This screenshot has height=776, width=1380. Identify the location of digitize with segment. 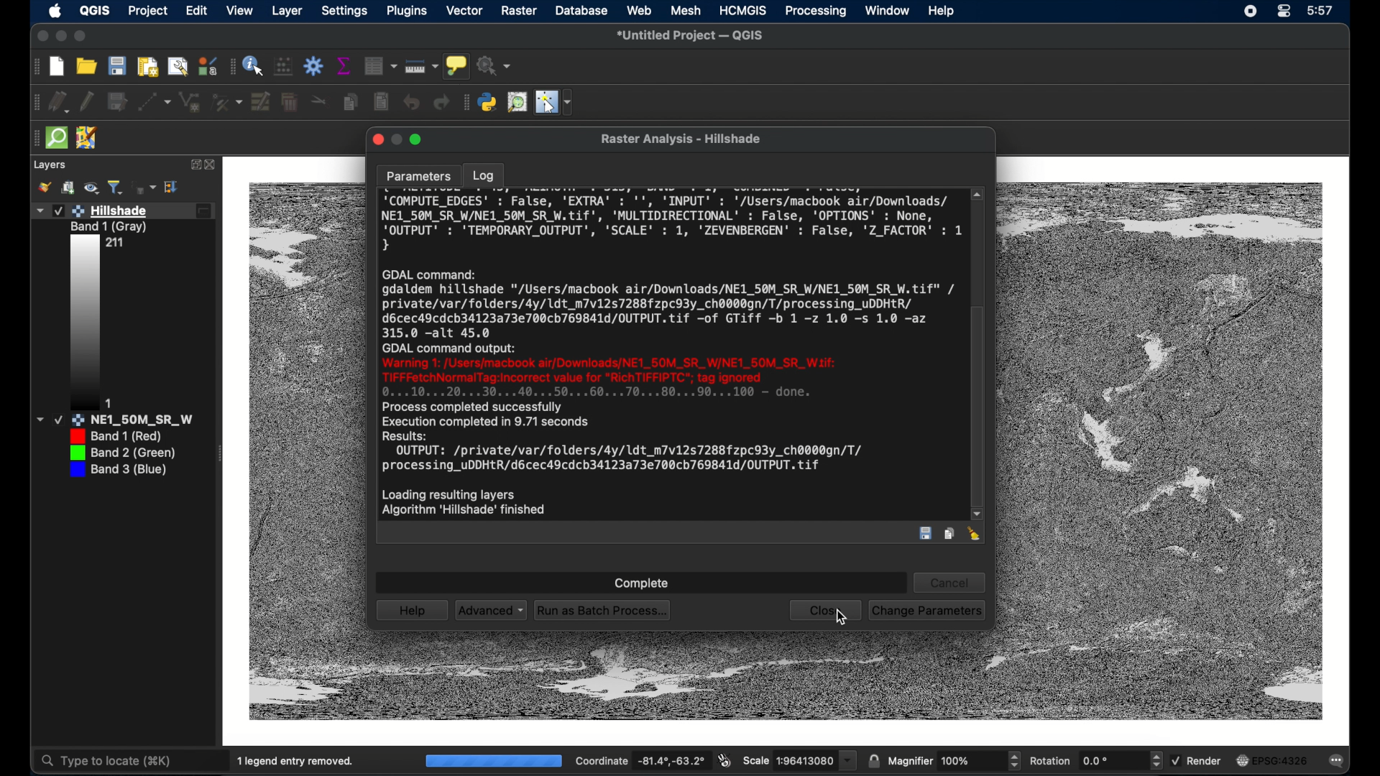
(155, 102).